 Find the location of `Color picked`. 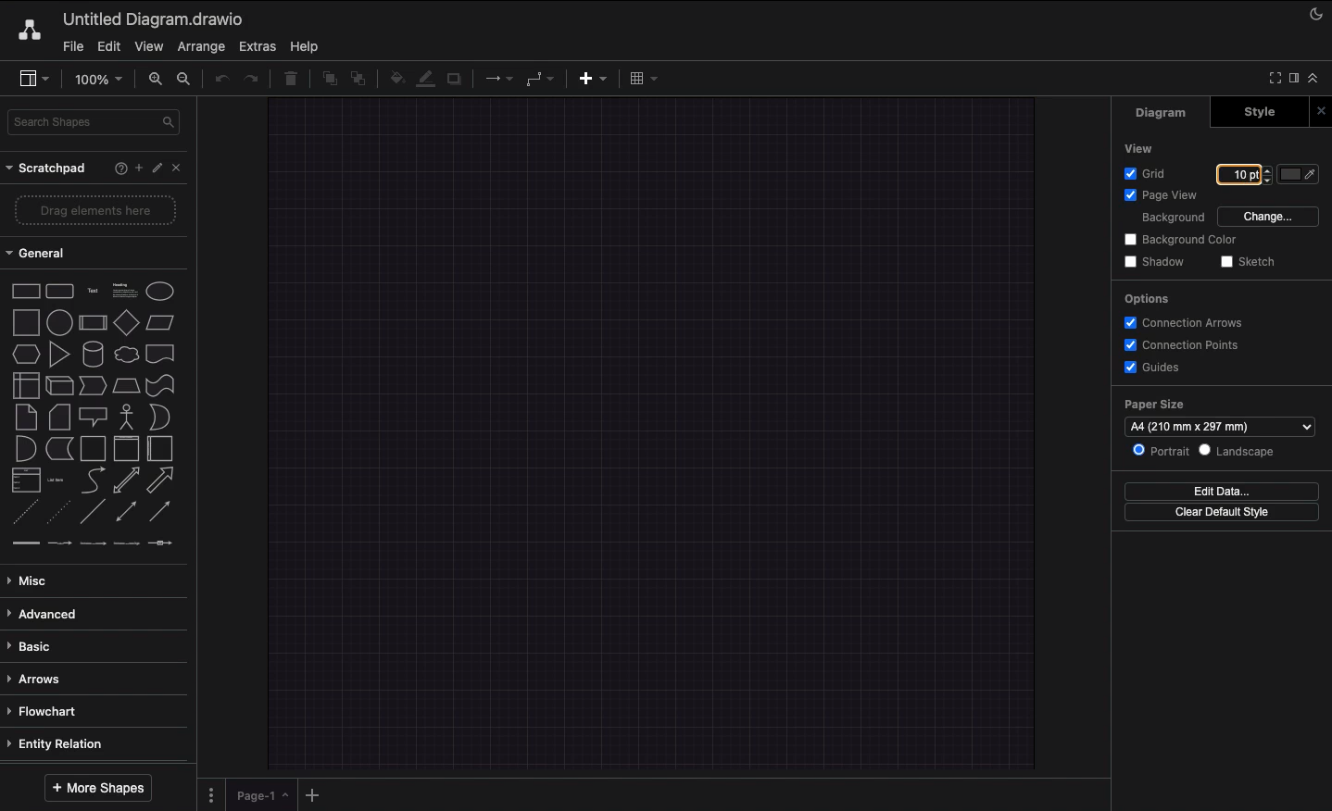

Color picked is located at coordinates (1298, 174).